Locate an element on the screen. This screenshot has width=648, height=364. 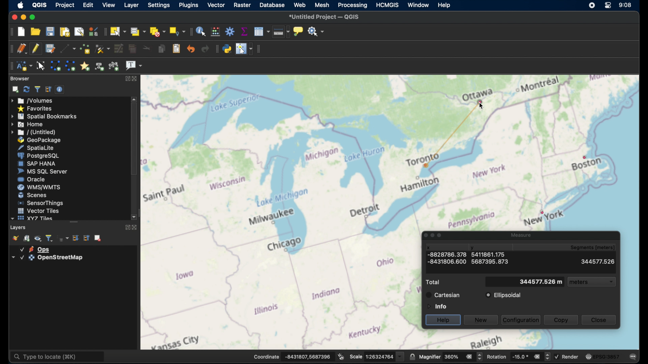
show layout manager is located at coordinates (79, 31).